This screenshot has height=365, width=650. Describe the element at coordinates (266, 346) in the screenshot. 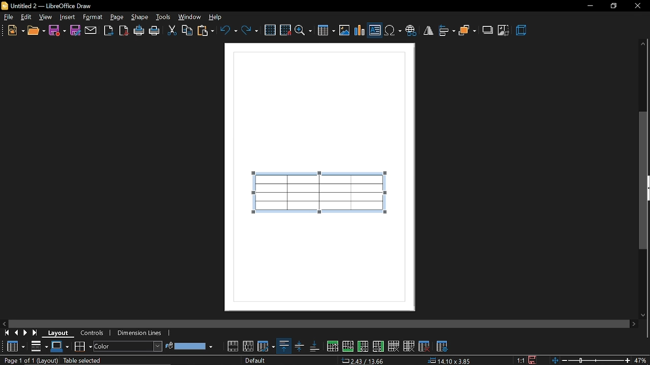

I see `optimize` at that location.